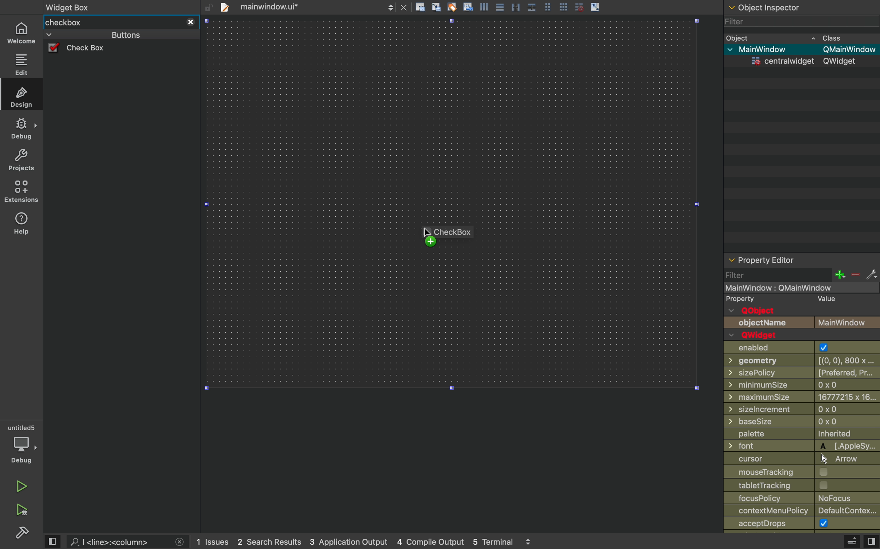 The image size is (880, 549). Describe the element at coordinates (452, 6) in the screenshot. I see `tagging` at that location.